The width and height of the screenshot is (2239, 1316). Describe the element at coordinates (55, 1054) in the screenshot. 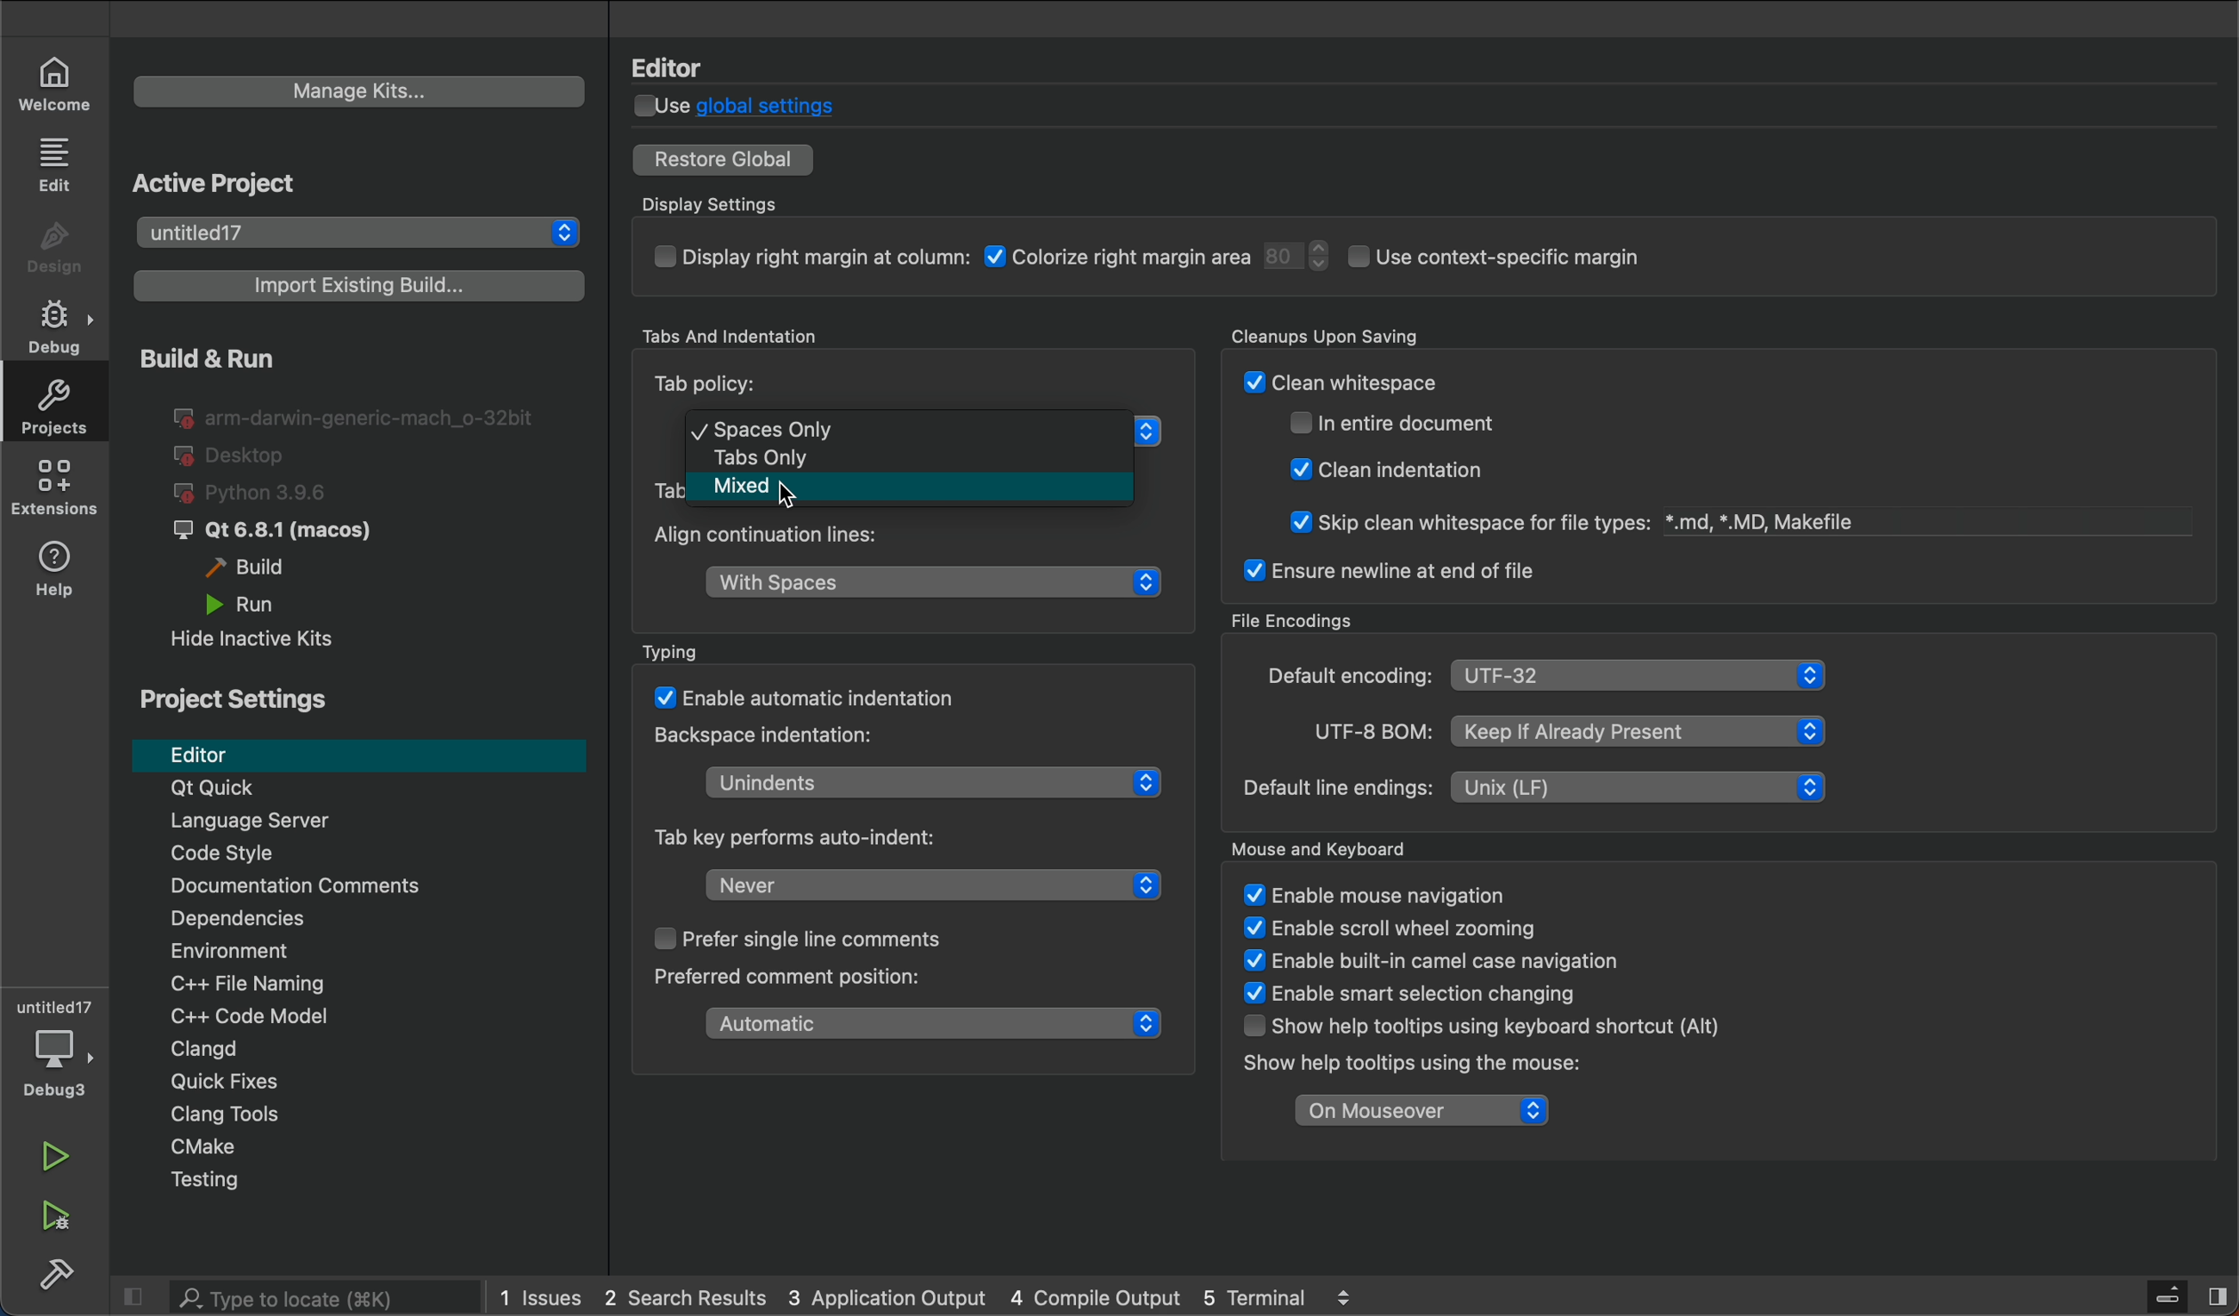

I see `debuger` at that location.